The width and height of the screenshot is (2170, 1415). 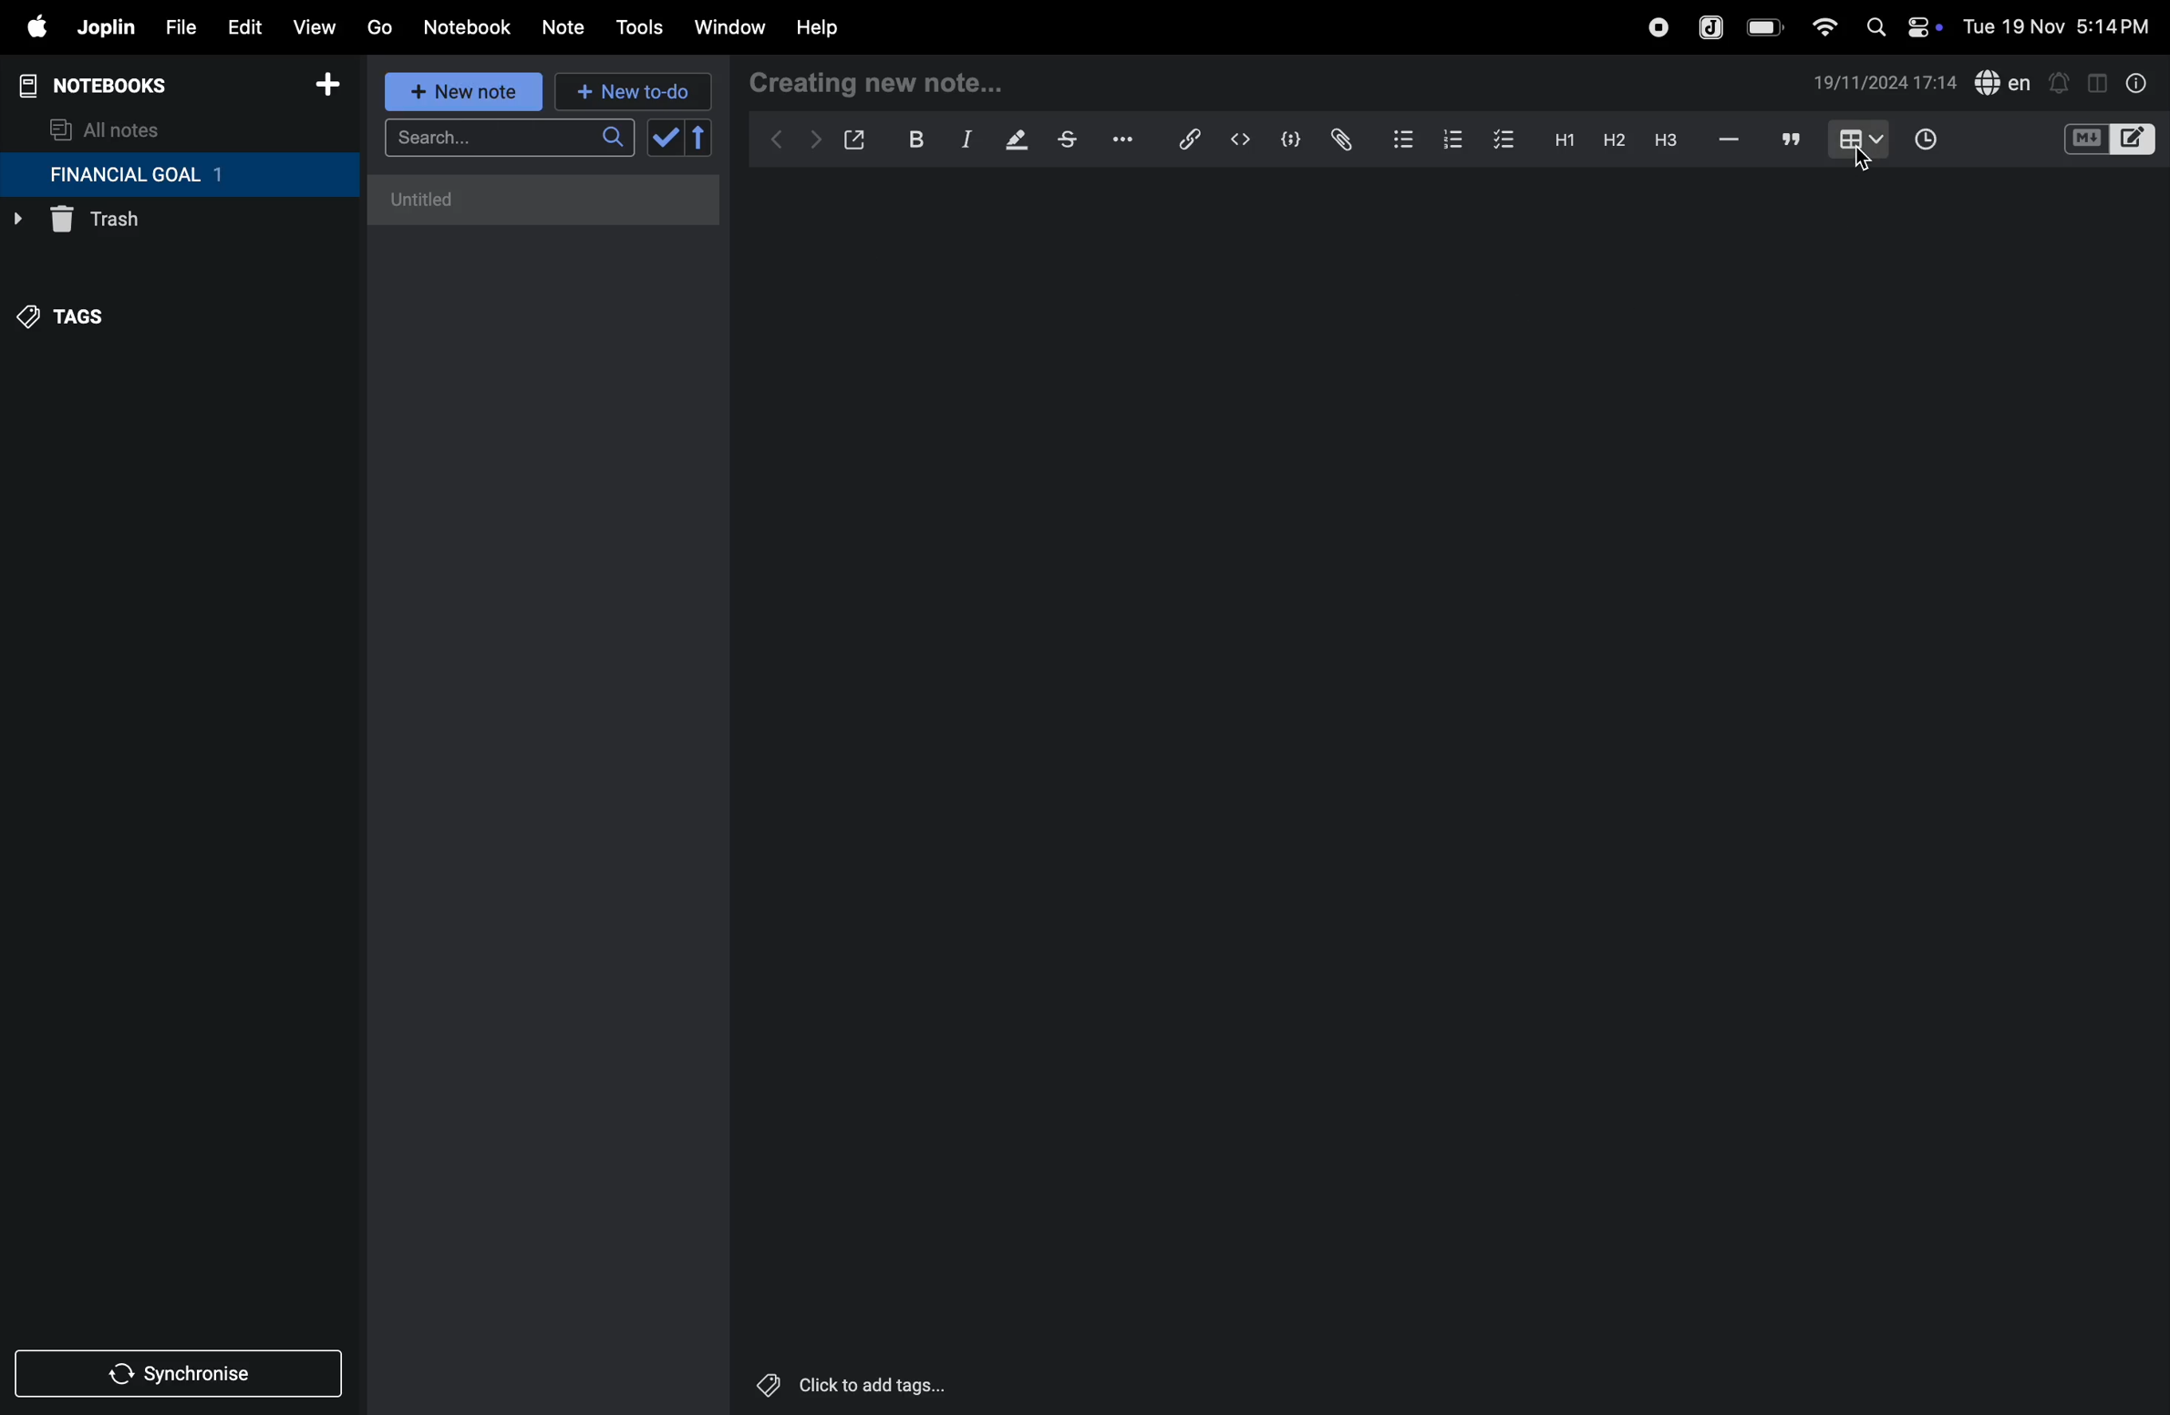 What do you see at coordinates (1008, 141) in the screenshot?
I see `mark` at bounding box center [1008, 141].